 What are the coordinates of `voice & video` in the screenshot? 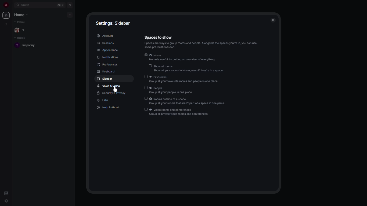 It's located at (109, 86).